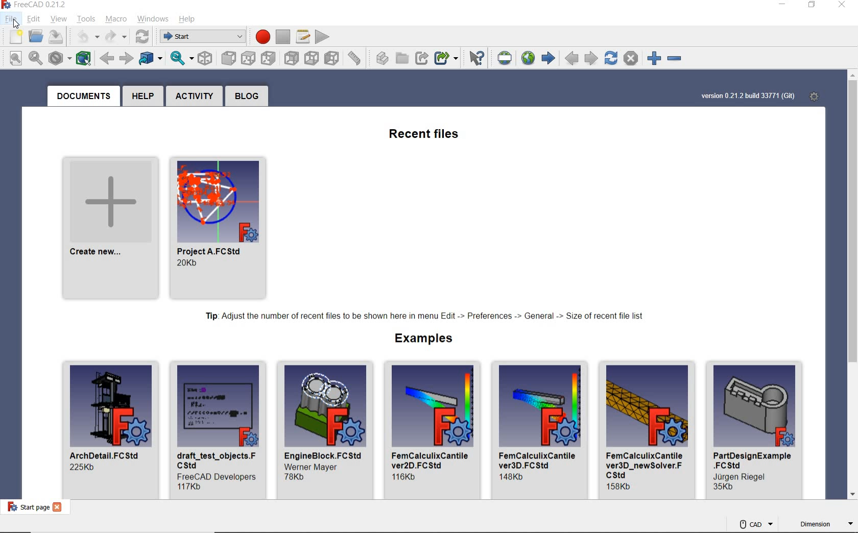 Image resolution: width=858 pixels, height=533 pixels. Describe the element at coordinates (13, 58) in the screenshot. I see `FIT ALL` at that location.